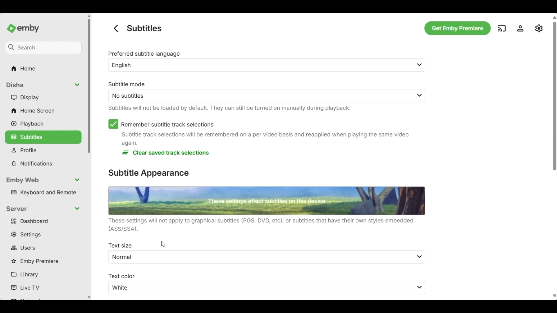 The height and width of the screenshot is (313, 557). Describe the element at coordinates (259, 92) in the screenshot. I see `Subtitle mode changed to new selection` at that location.